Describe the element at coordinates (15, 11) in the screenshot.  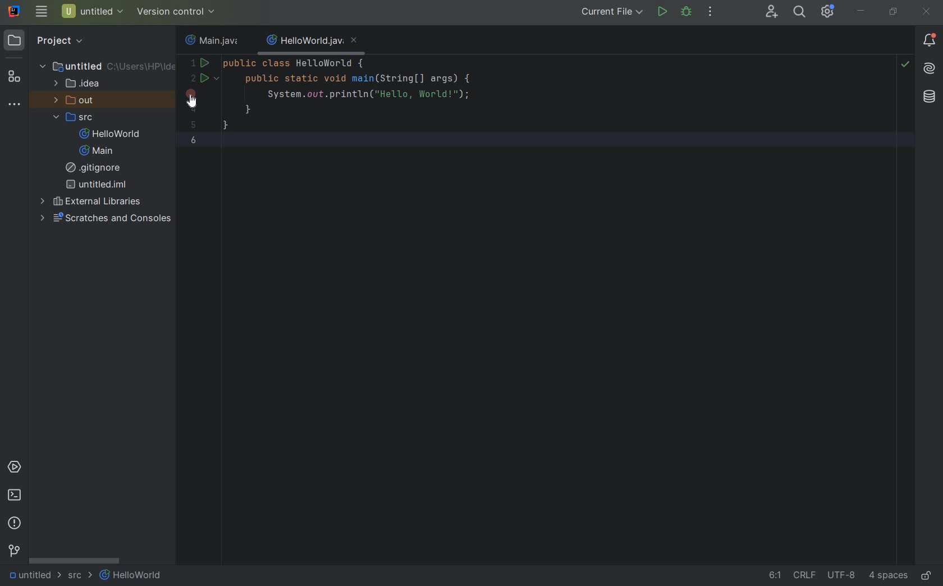
I see `system name` at that location.